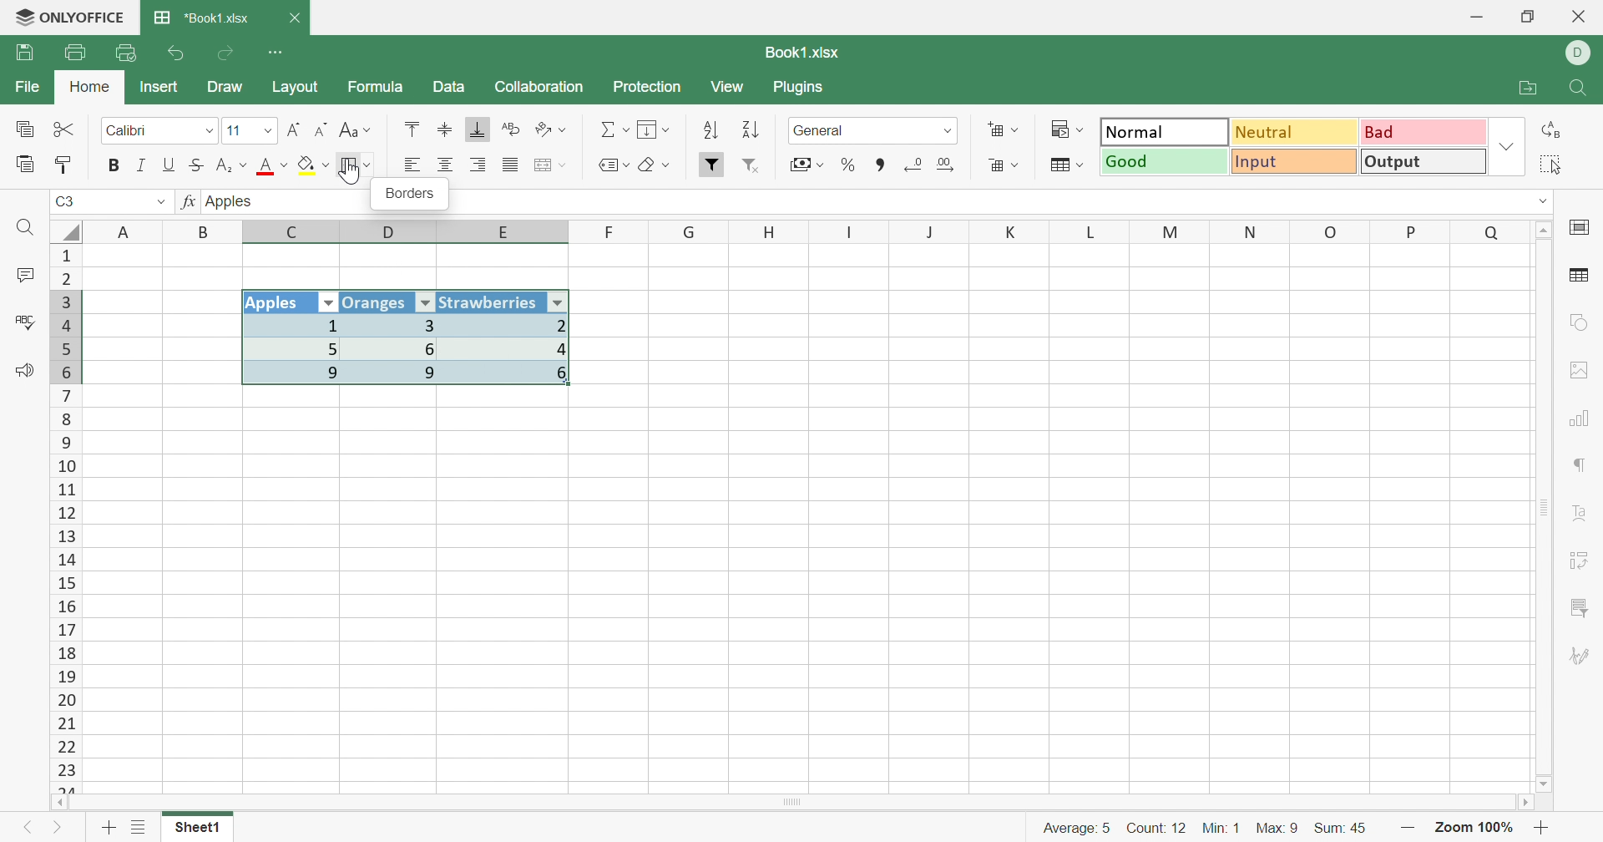 This screenshot has width=1603, height=842. What do you see at coordinates (1069, 826) in the screenshot?
I see `Average: 5` at bounding box center [1069, 826].